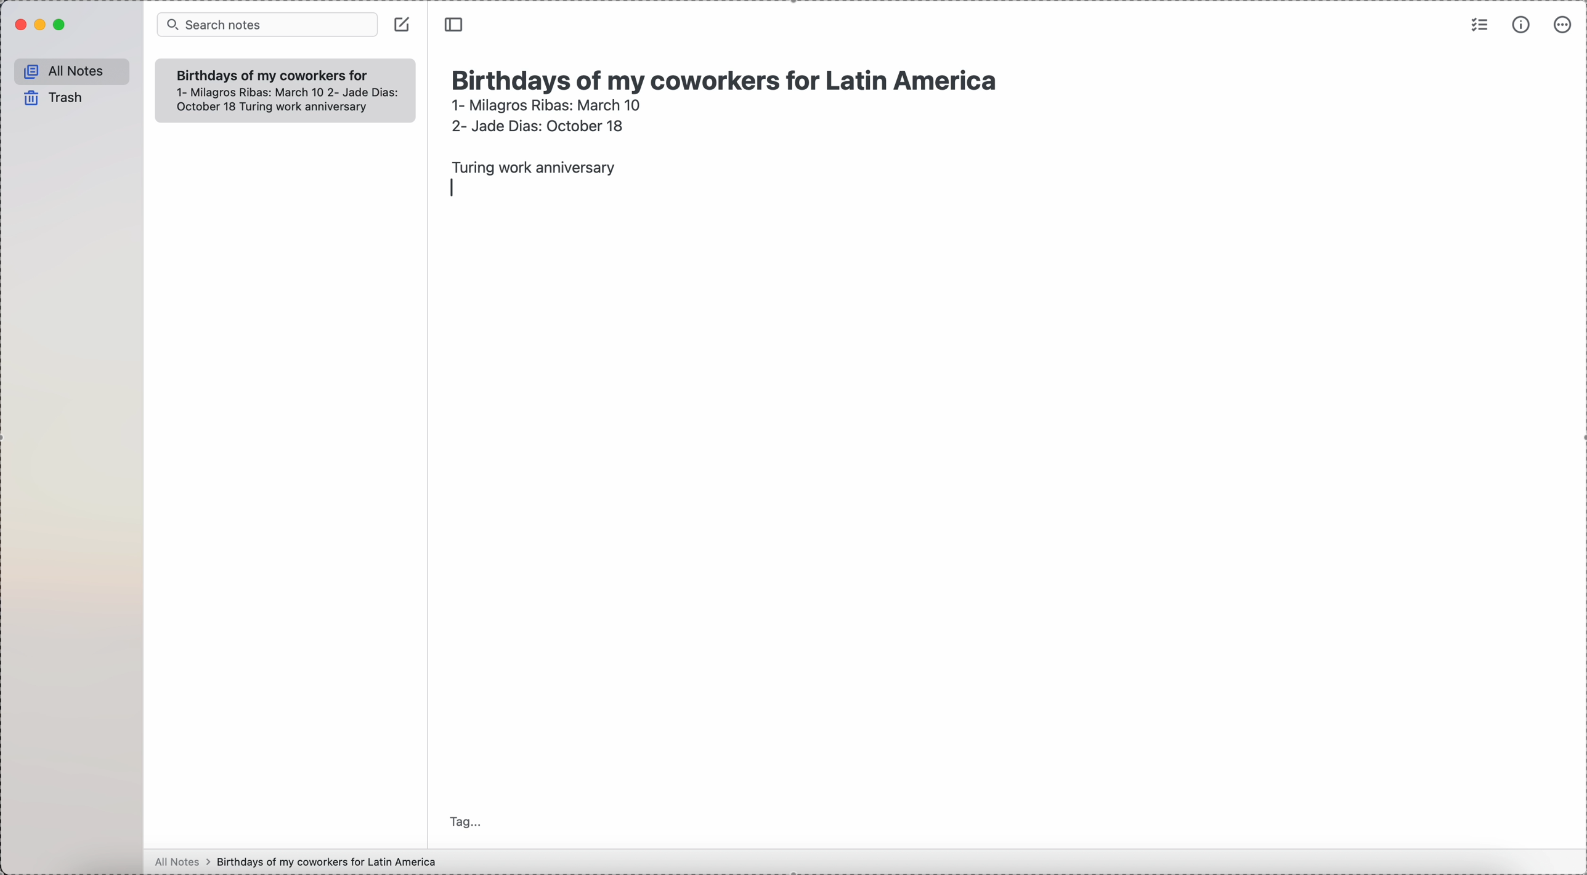 The width and height of the screenshot is (1587, 875). I want to click on all notes > birthdays of my coworkers for Latin America, so click(299, 861).